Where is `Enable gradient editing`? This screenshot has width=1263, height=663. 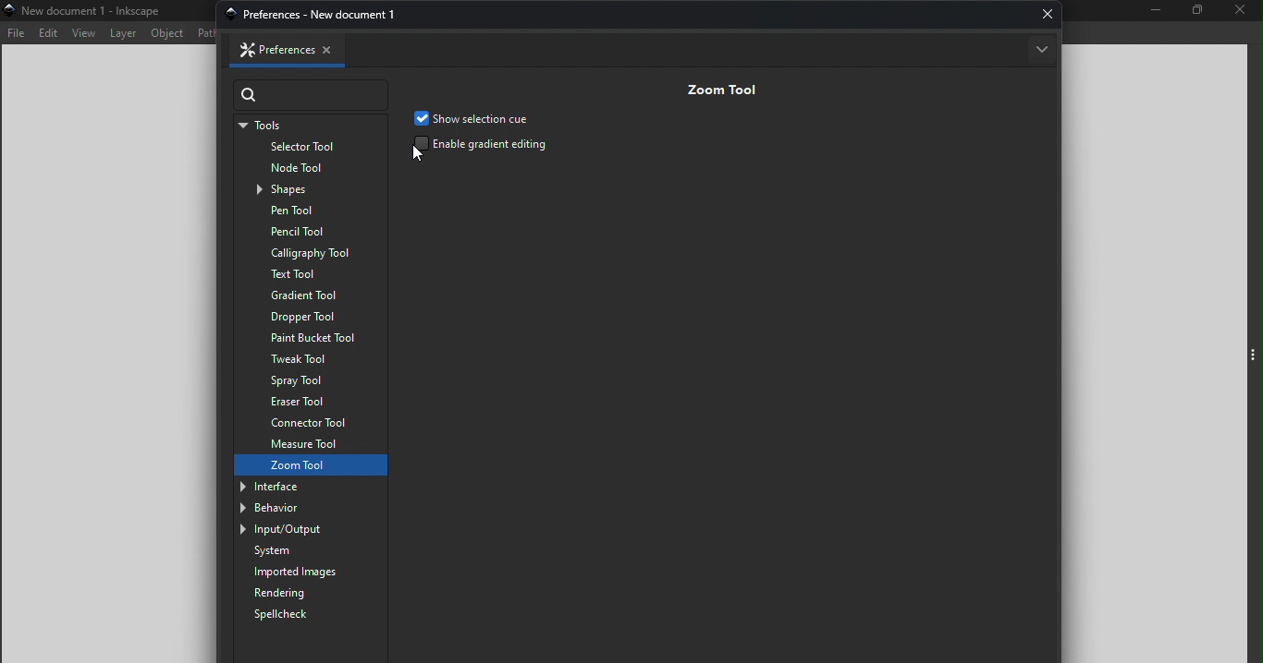 Enable gradient editing is located at coordinates (484, 147).